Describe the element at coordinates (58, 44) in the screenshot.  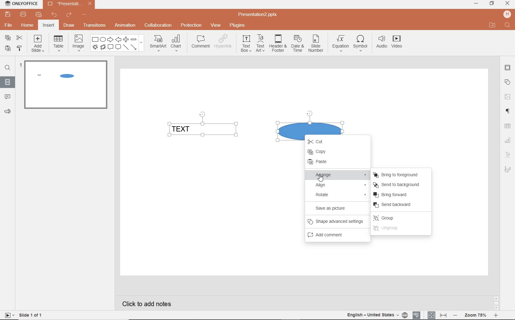
I see `table` at that location.